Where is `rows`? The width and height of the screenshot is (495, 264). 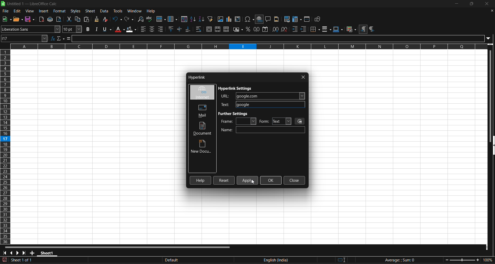
rows is located at coordinates (245, 48).